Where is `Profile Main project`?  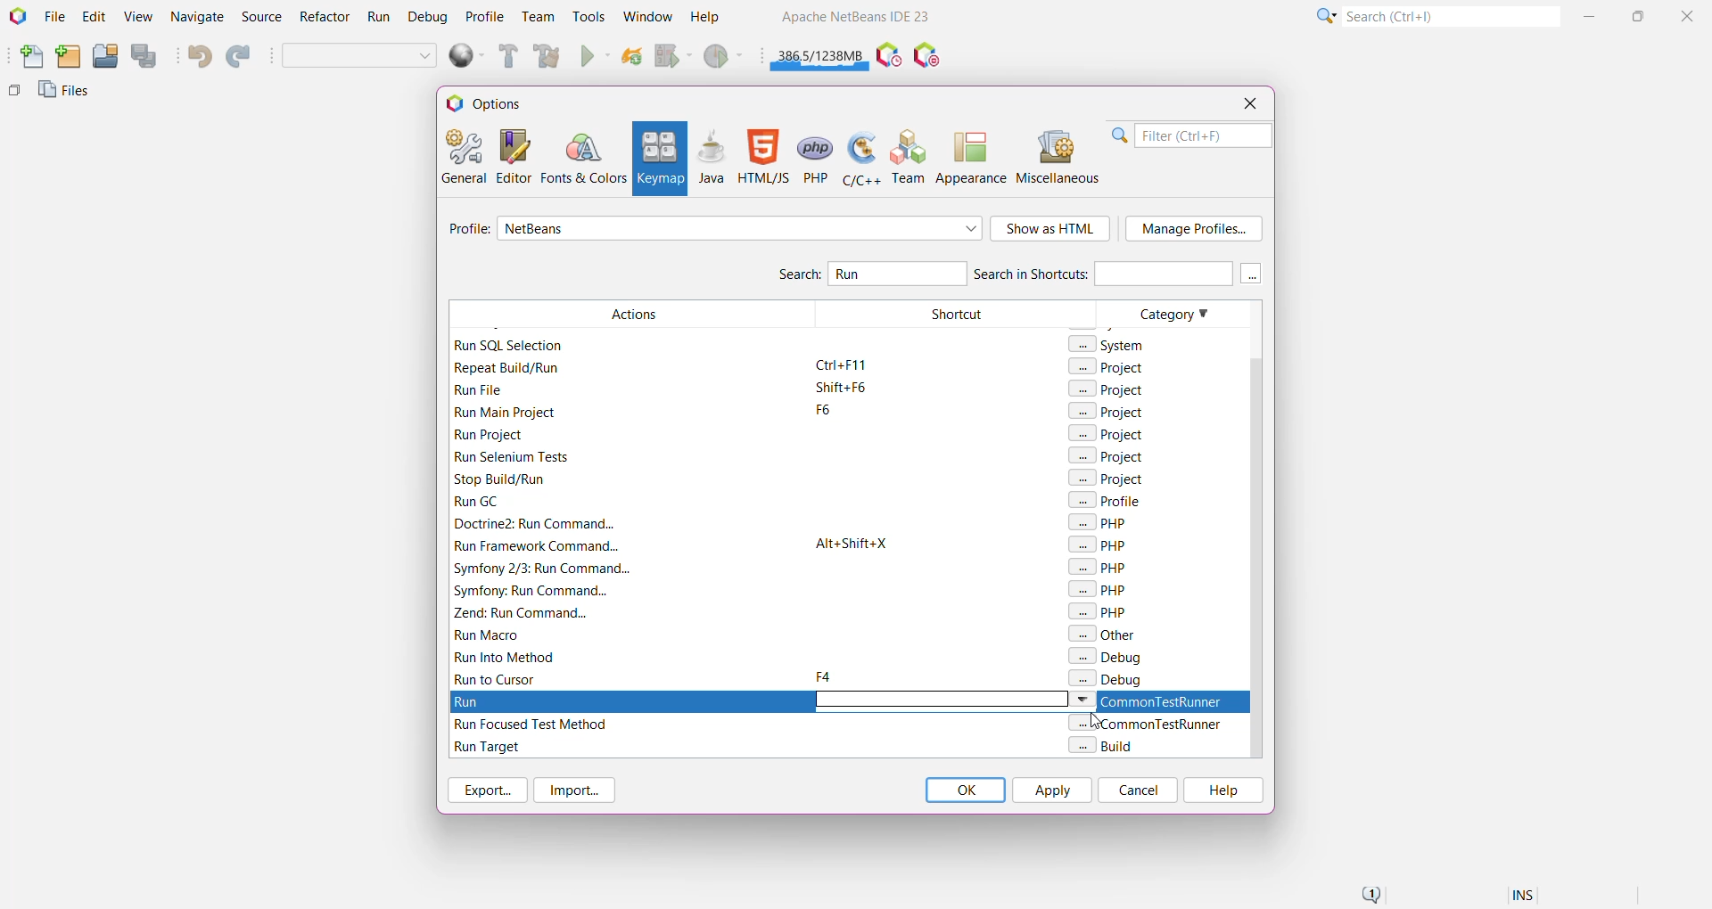 Profile Main project is located at coordinates (725, 58).